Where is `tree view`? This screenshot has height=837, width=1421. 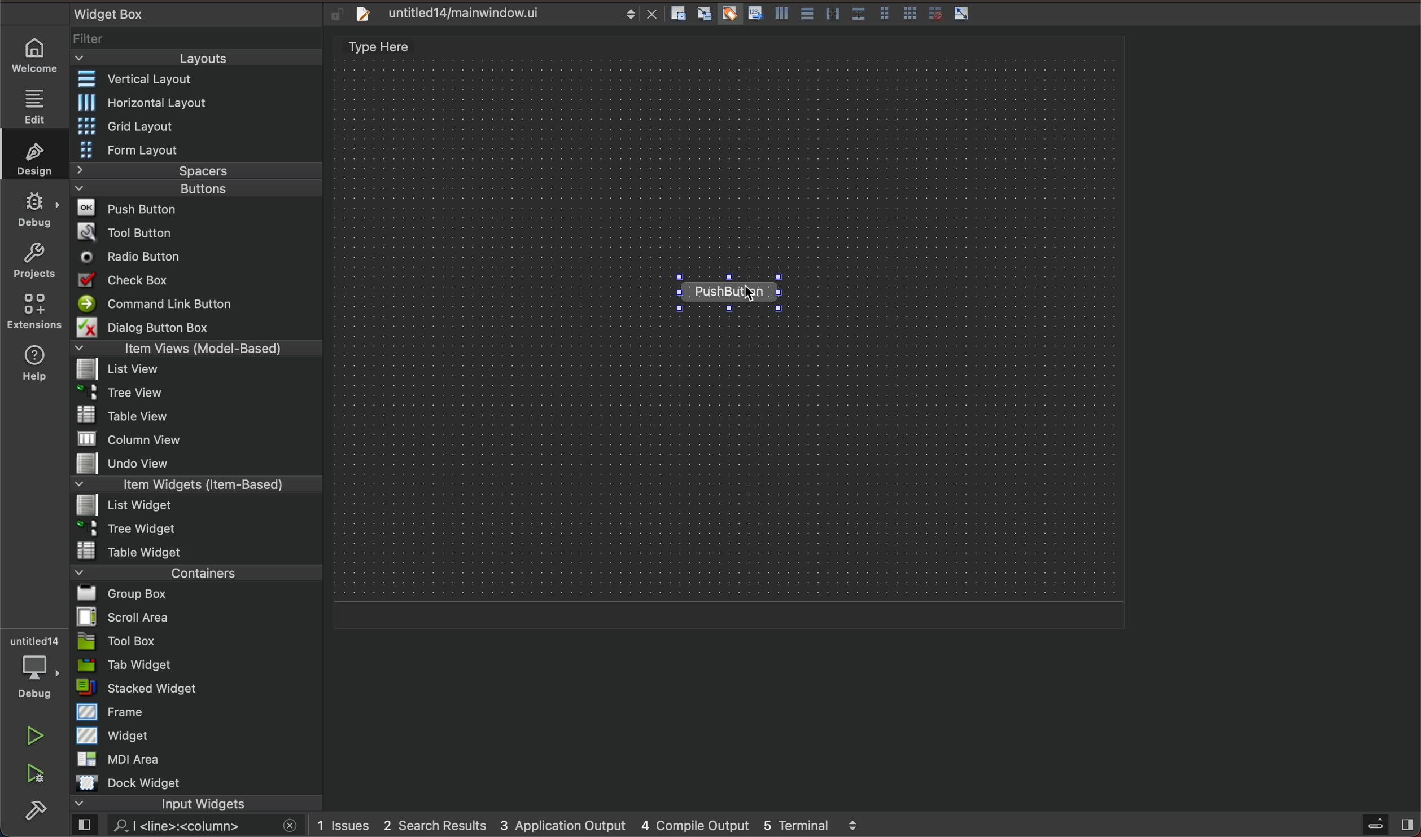
tree view is located at coordinates (202, 395).